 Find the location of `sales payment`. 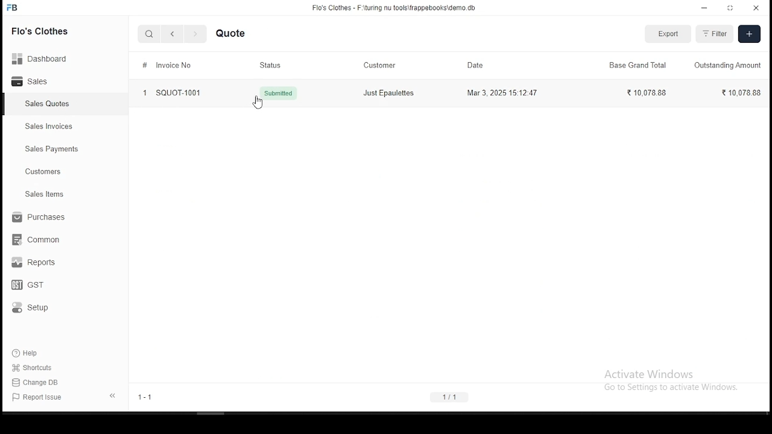

sales payment is located at coordinates (49, 149).